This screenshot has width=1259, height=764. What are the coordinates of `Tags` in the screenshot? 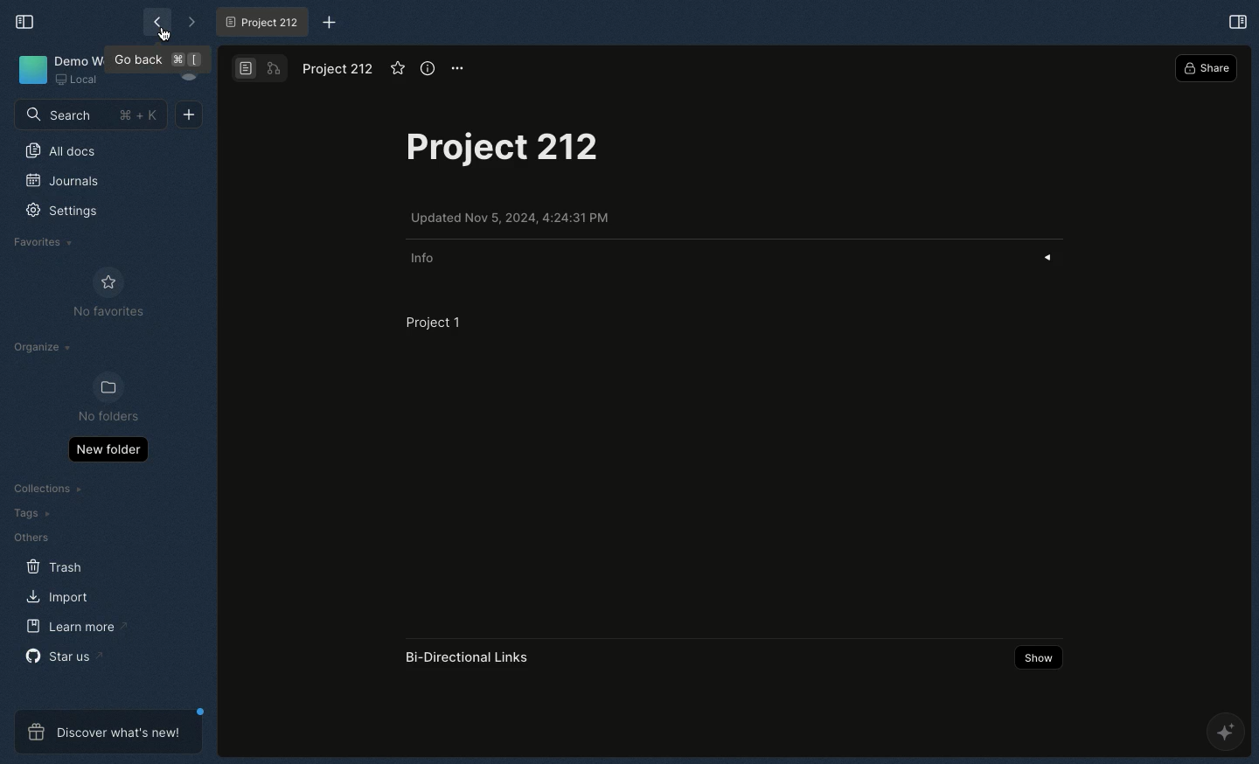 It's located at (31, 513).